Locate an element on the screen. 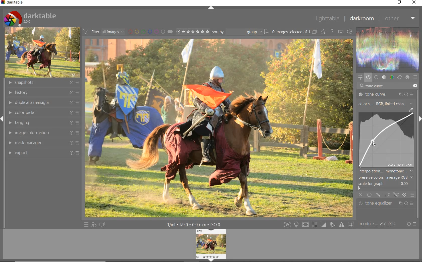  restore is located at coordinates (399, 2).